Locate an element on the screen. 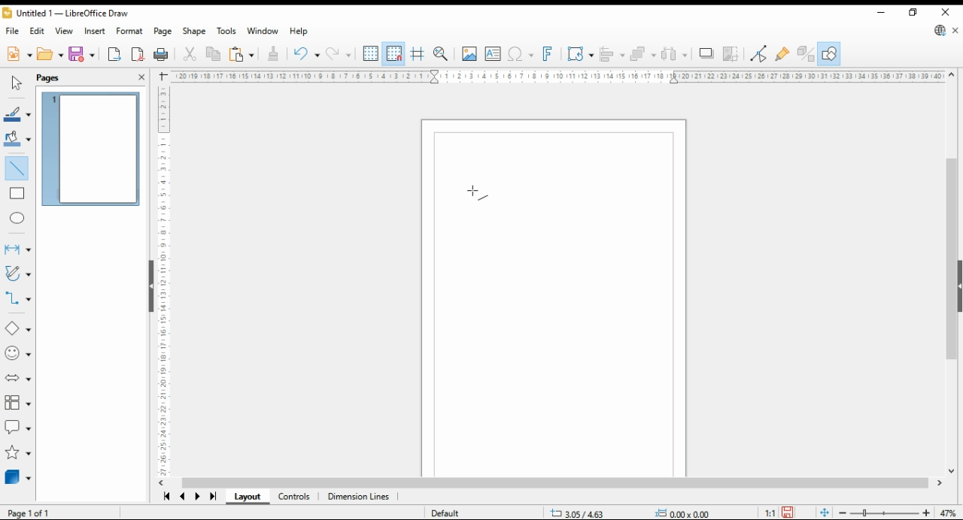 This screenshot has height=520, width=963. scroll bar is located at coordinates (947, 271).